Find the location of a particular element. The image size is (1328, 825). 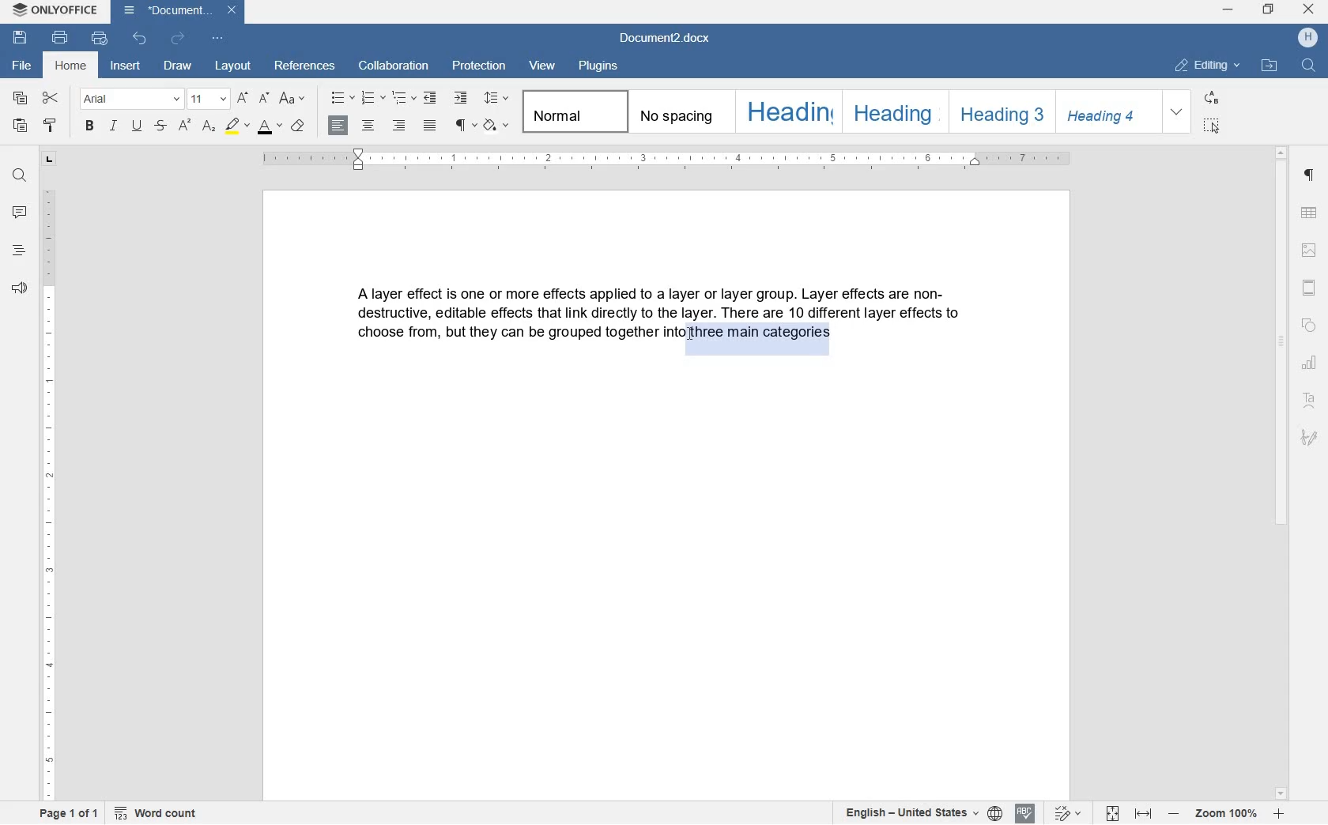

ruler is located at coordinates (672, 161).